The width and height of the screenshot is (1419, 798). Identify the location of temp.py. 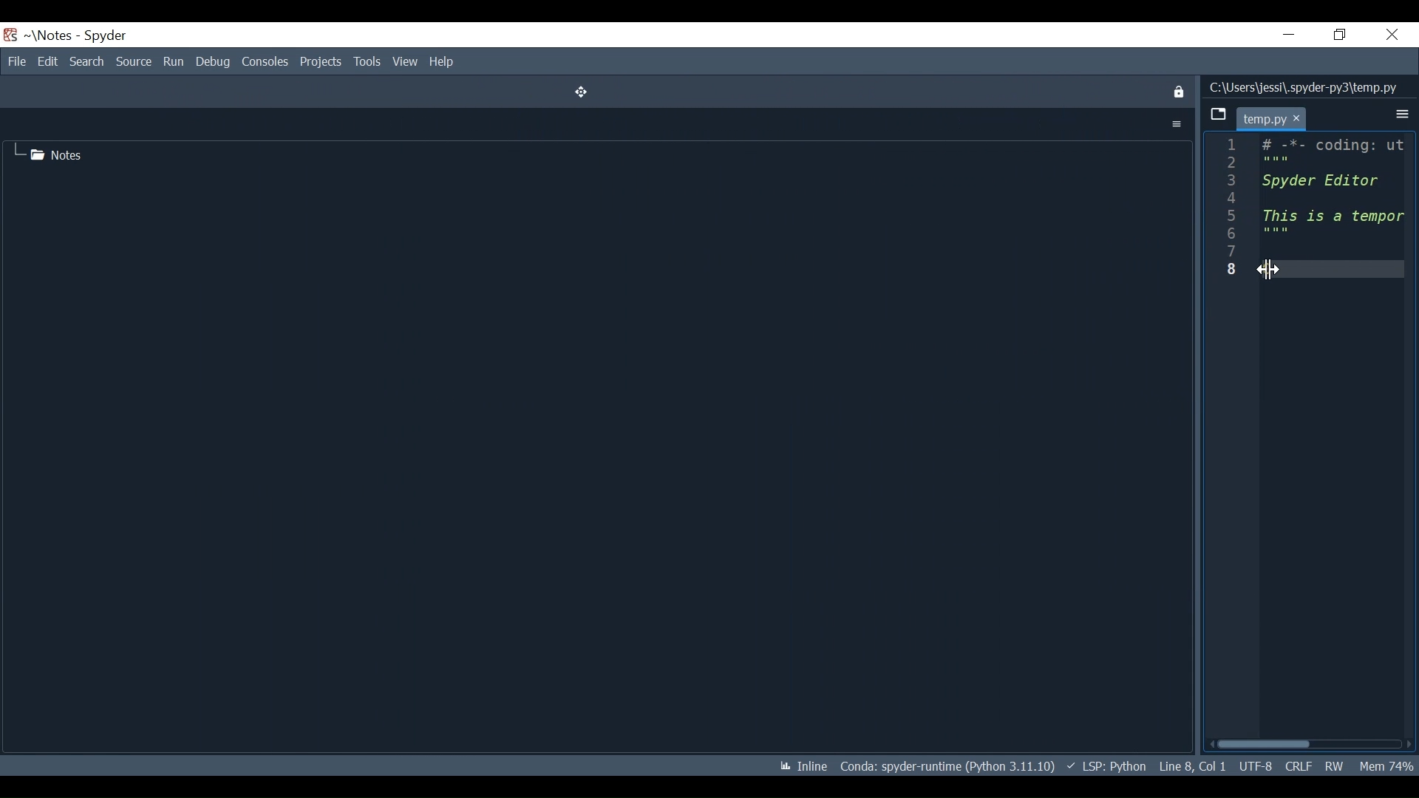
(1264, 120).